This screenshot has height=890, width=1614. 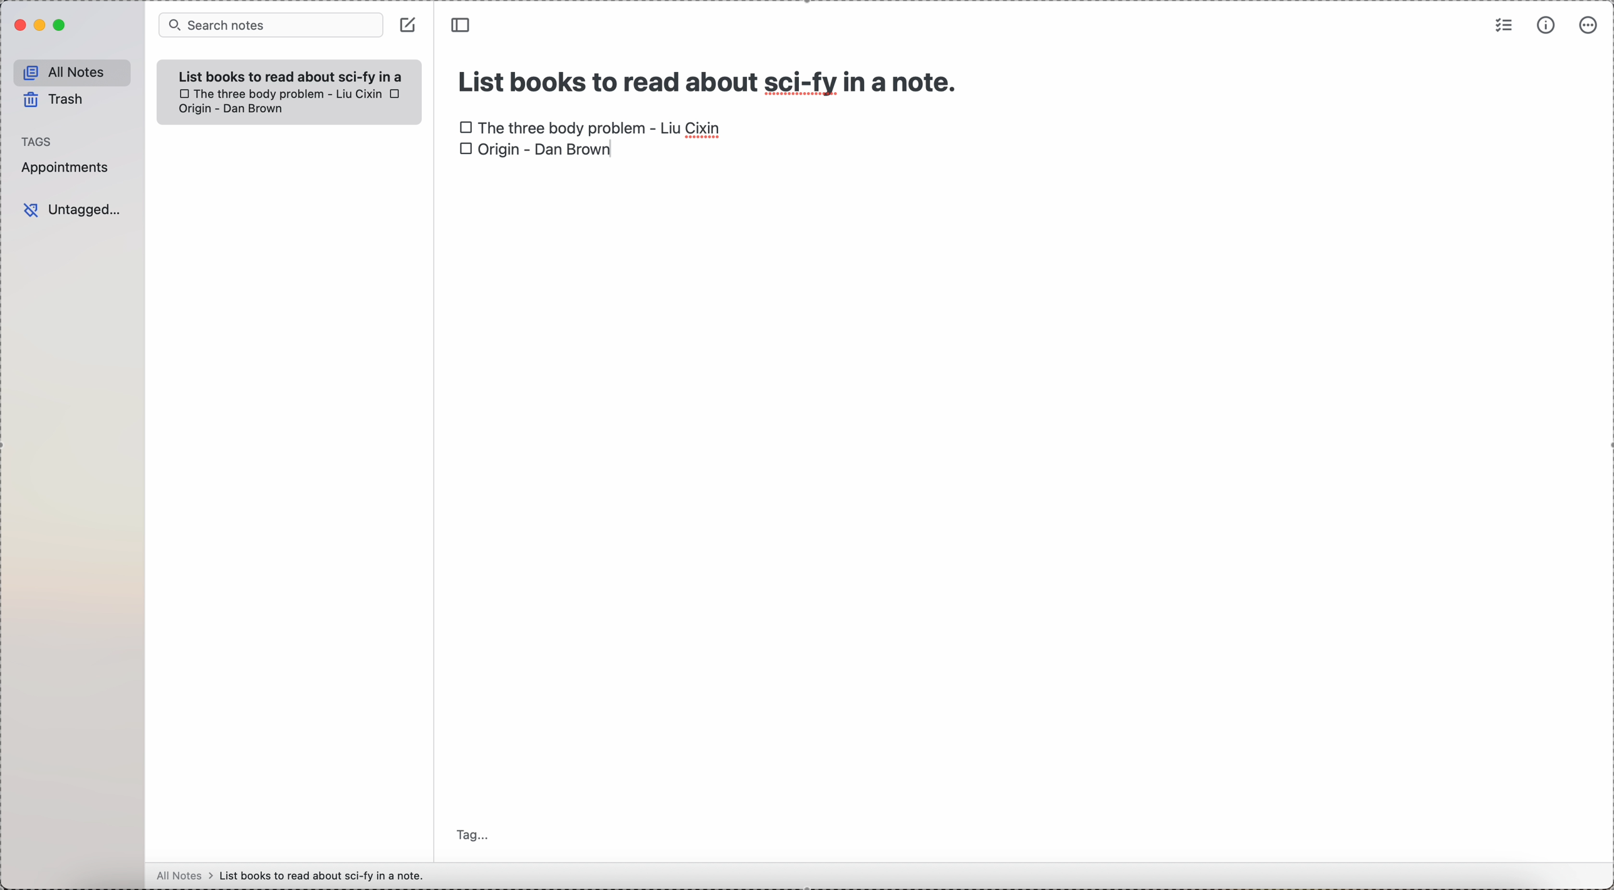 I want to click on appointments tag, so click(x=66, y=168).